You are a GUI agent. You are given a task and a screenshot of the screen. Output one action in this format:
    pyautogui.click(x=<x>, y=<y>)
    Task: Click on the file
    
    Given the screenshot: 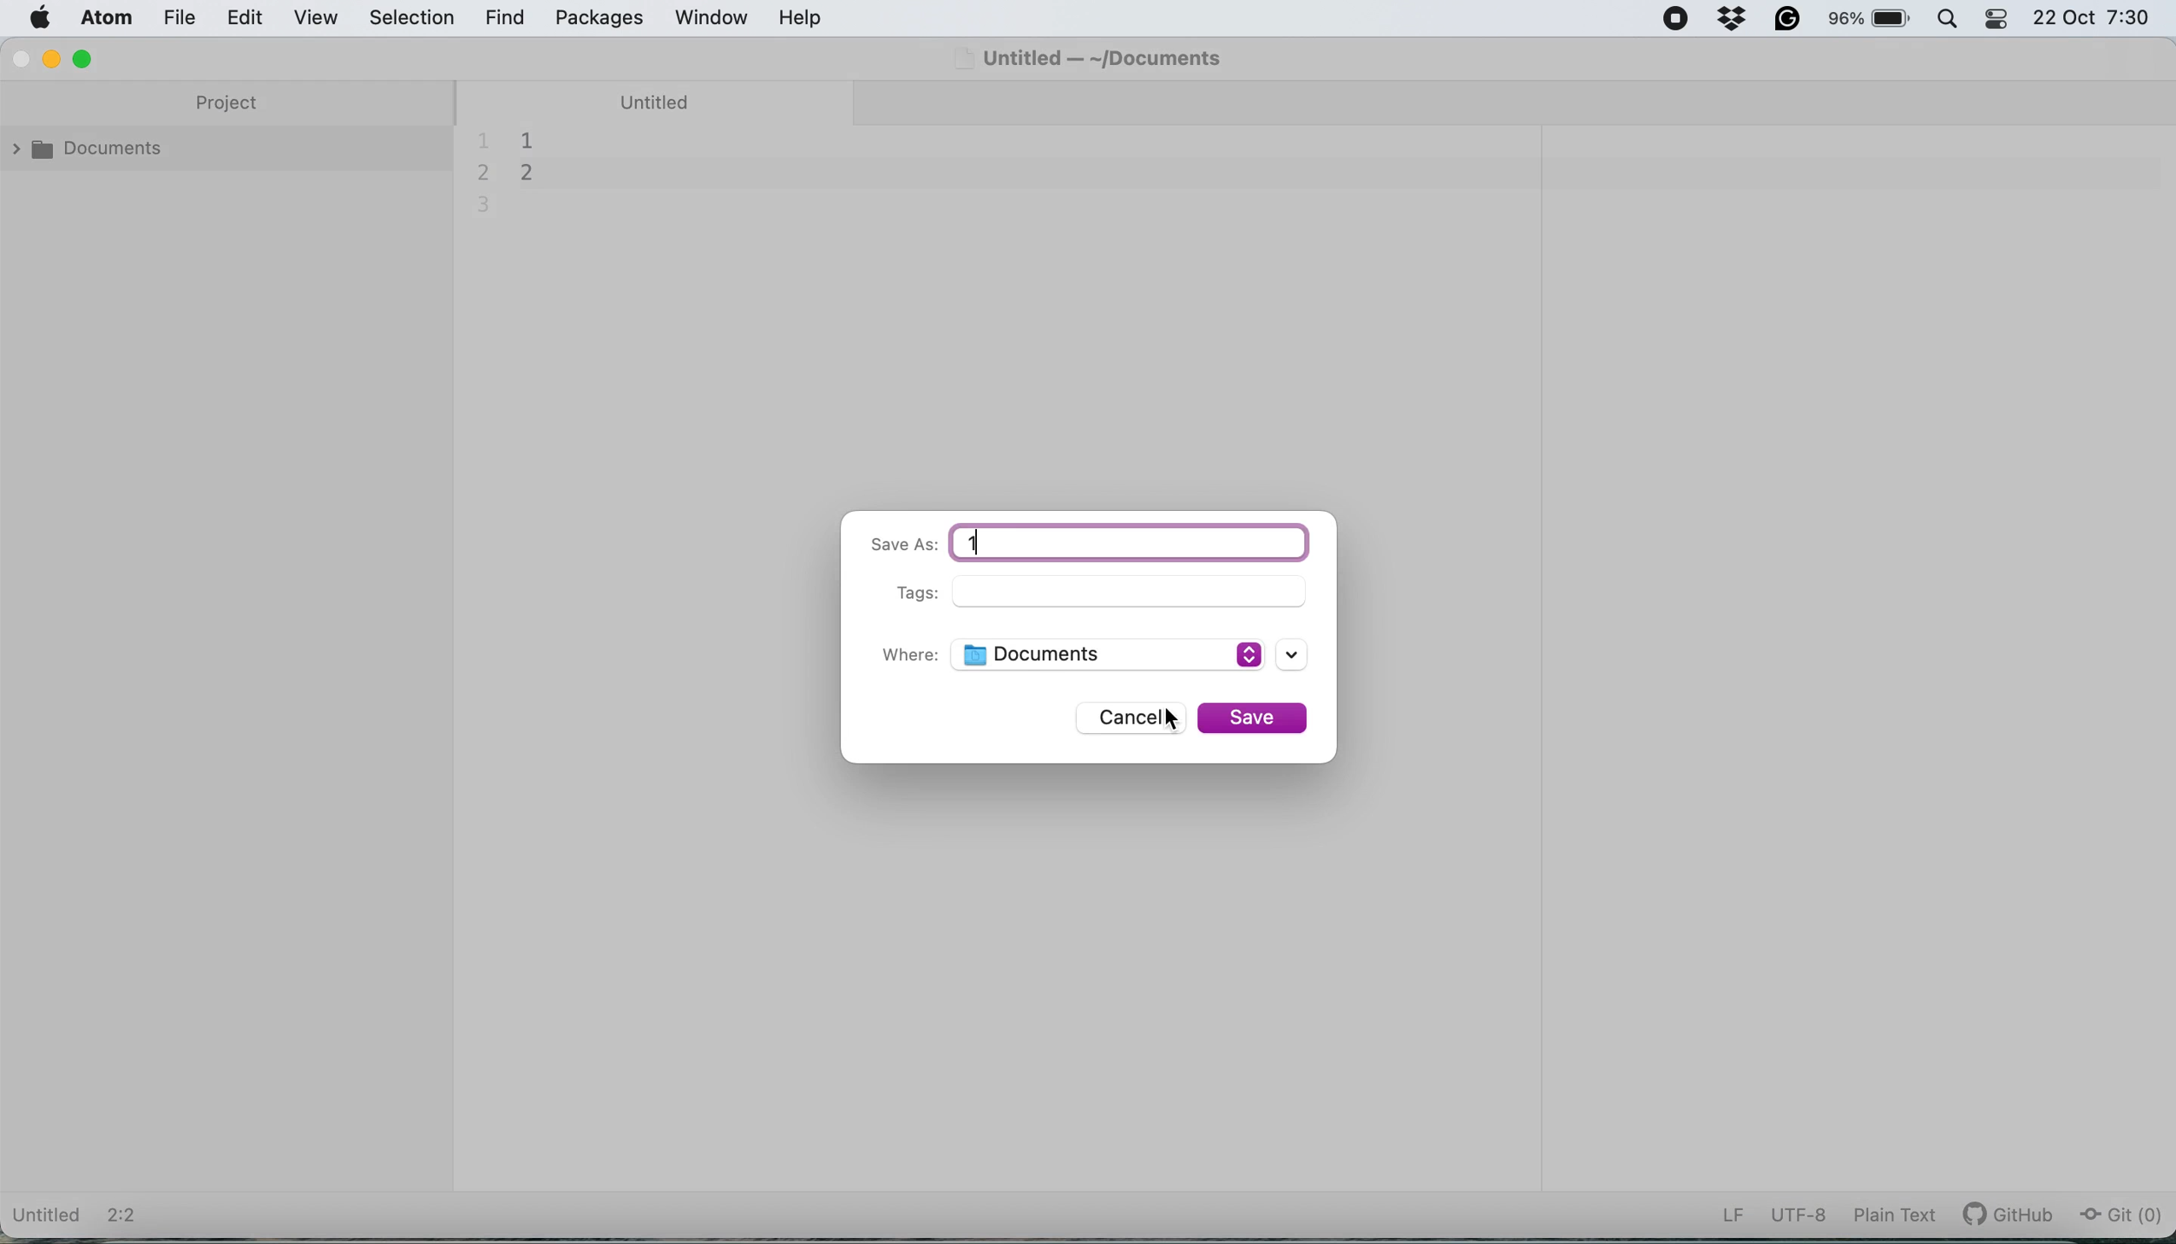 What is the action you would take?
    pyautogui.click(x=191, y=18)
    